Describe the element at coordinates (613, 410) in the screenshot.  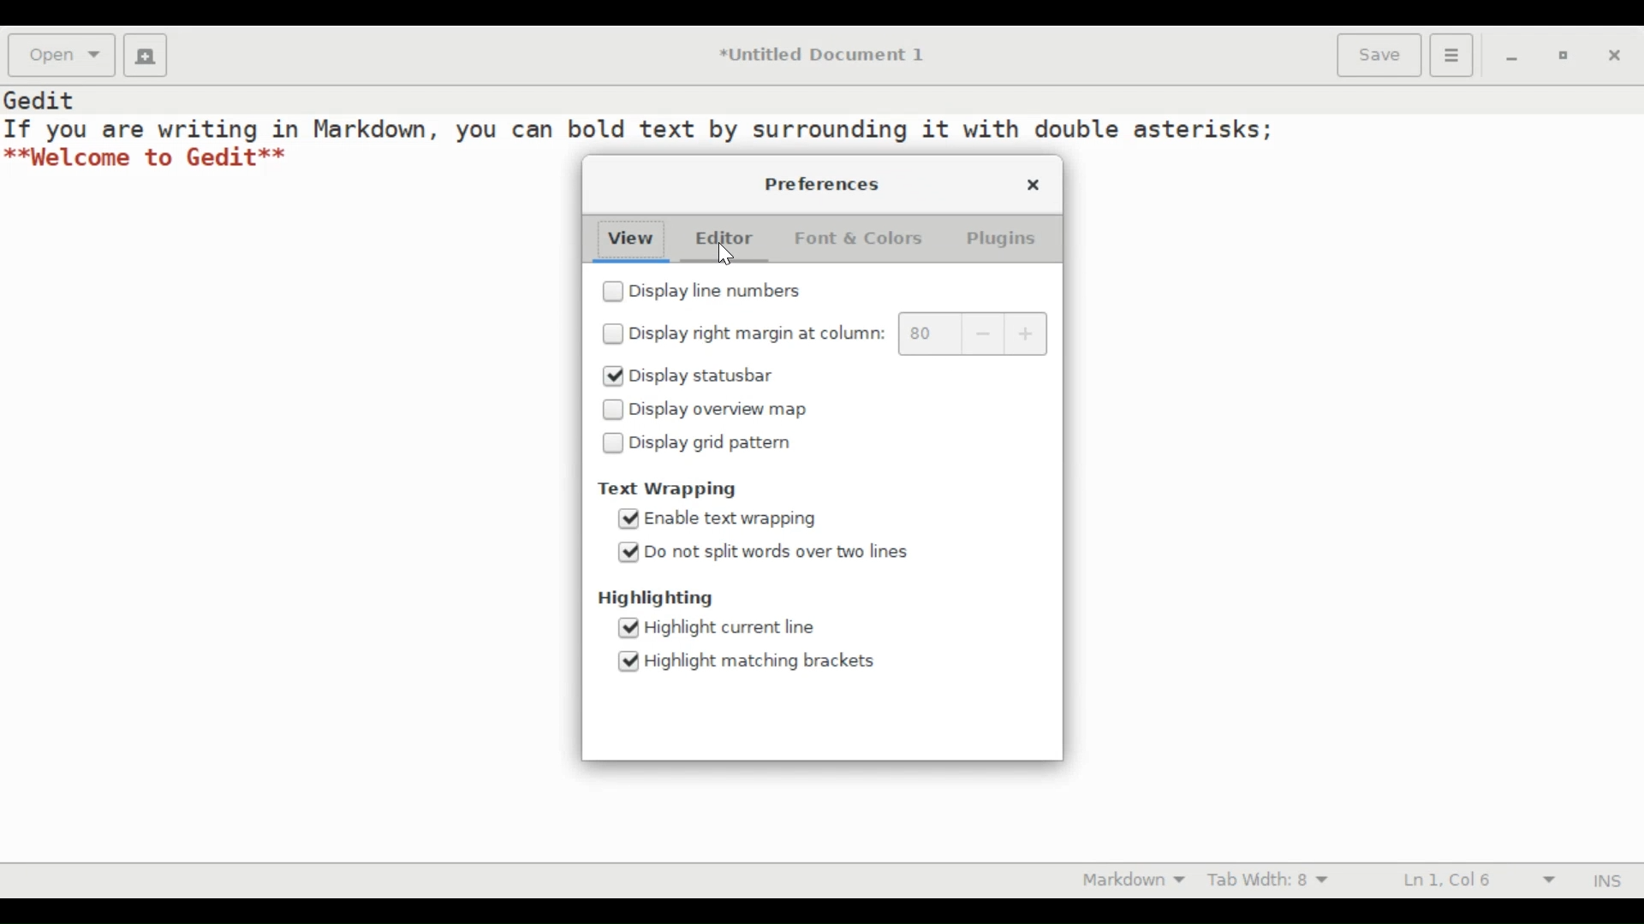
I see `Checkbox` at that location.